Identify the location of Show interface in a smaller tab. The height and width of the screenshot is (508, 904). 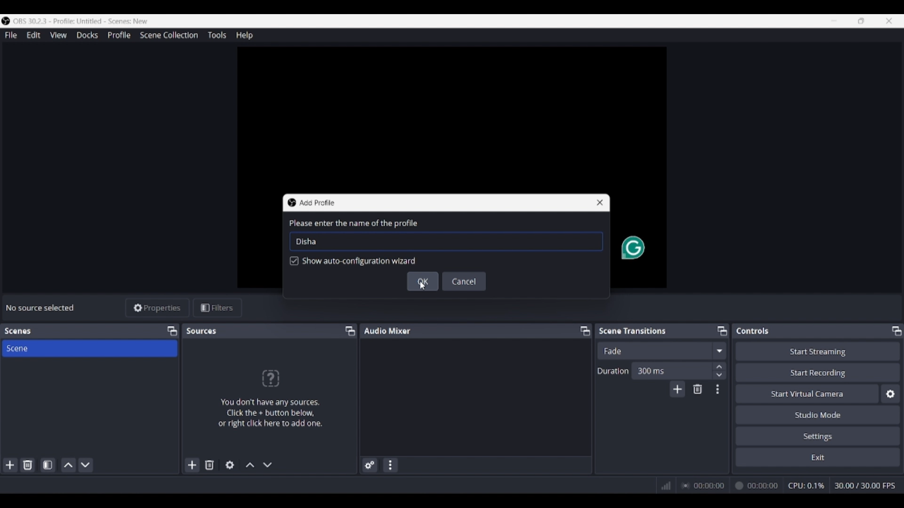
(861, 21).